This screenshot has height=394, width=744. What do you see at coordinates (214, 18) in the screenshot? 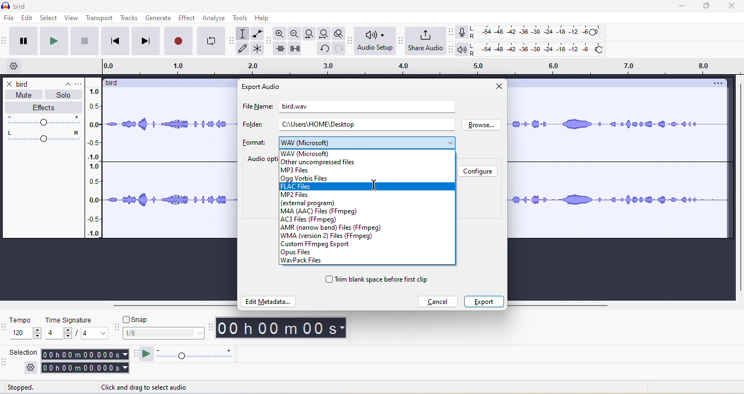
I see `analyze` at bounding box center [214, 18].